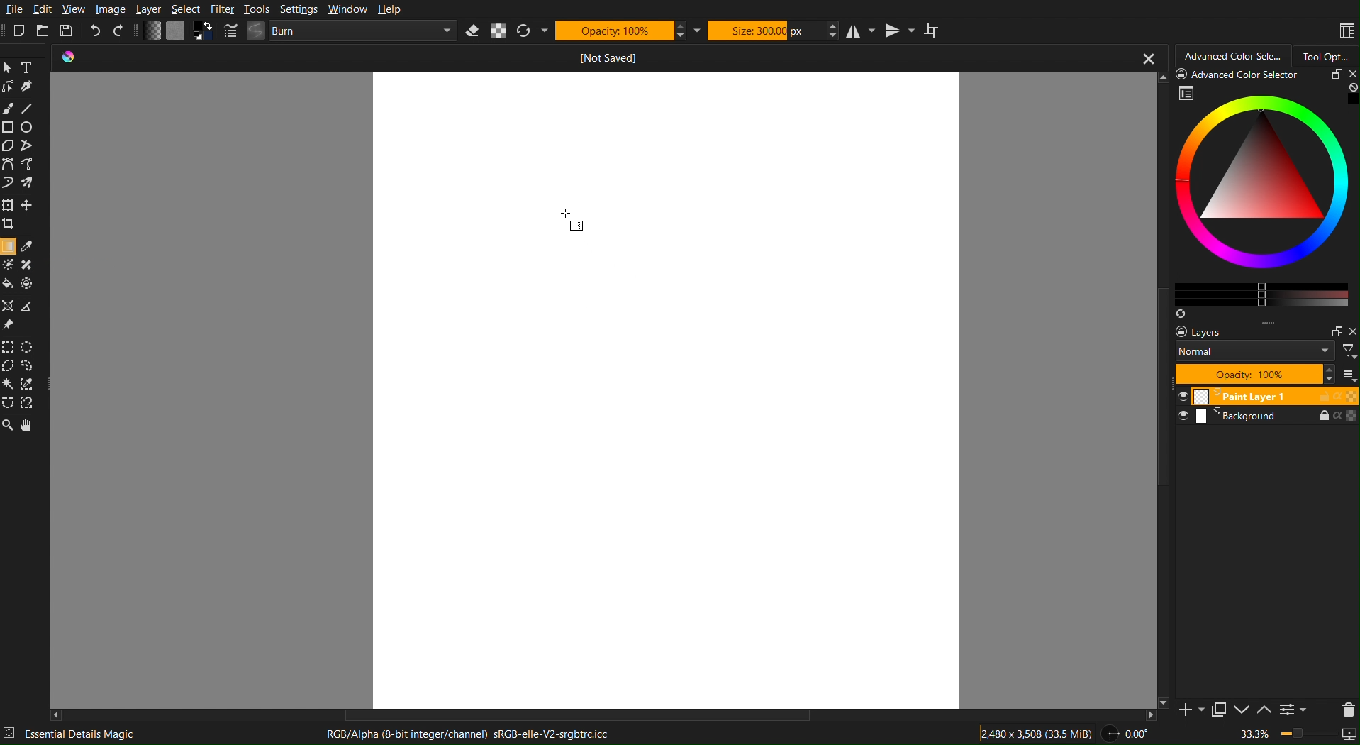 The height and width of the screenshot is (745, 1360). What do you see at coordinates (257, 9) in the screenshot?
I see `Tools` at bounding box center [257, 9].